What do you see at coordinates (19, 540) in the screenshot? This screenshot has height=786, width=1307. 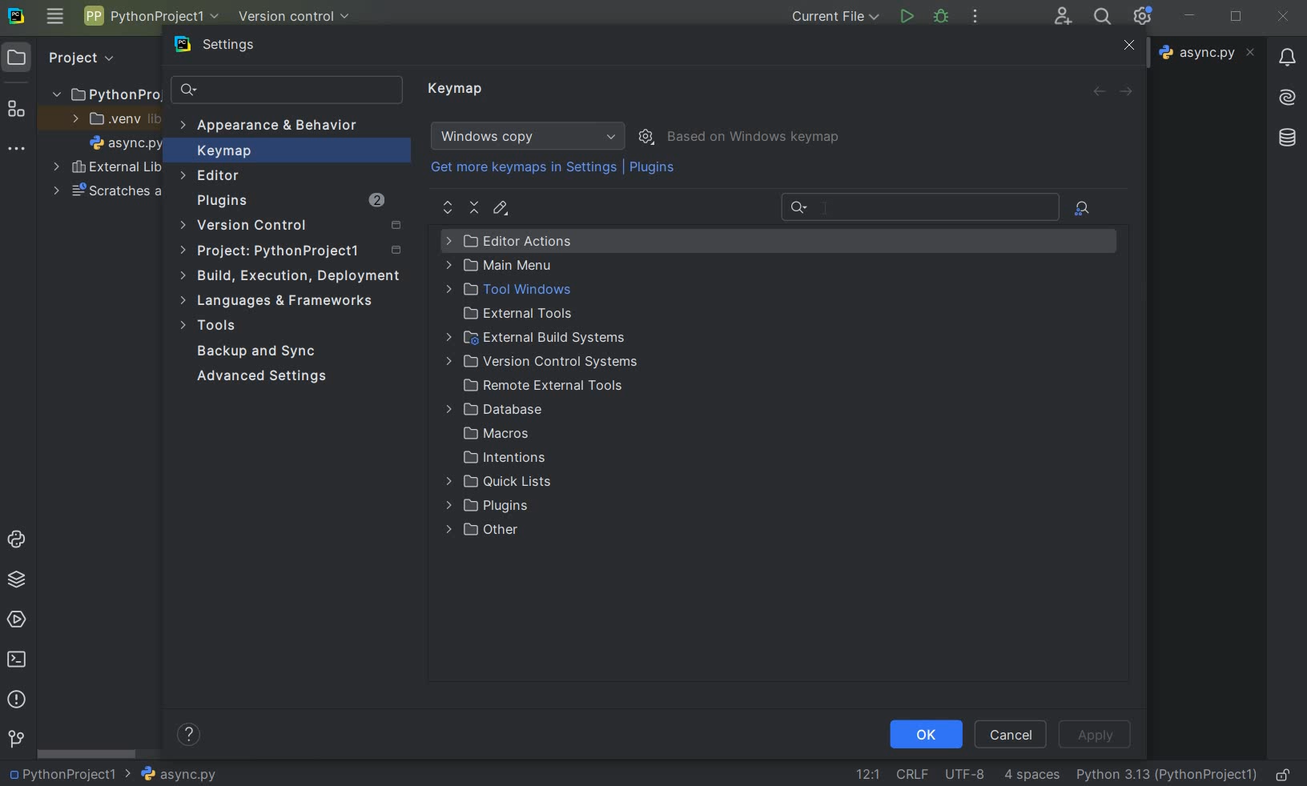 I see `python console` at bounding box center [19, 540].